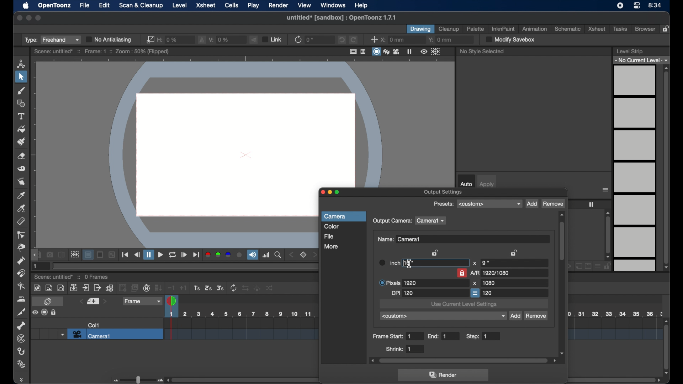  What do you see at coordinates (49, 302) in the screenshot?
I see `toggle xsheet` at bounding box center [49, 302].